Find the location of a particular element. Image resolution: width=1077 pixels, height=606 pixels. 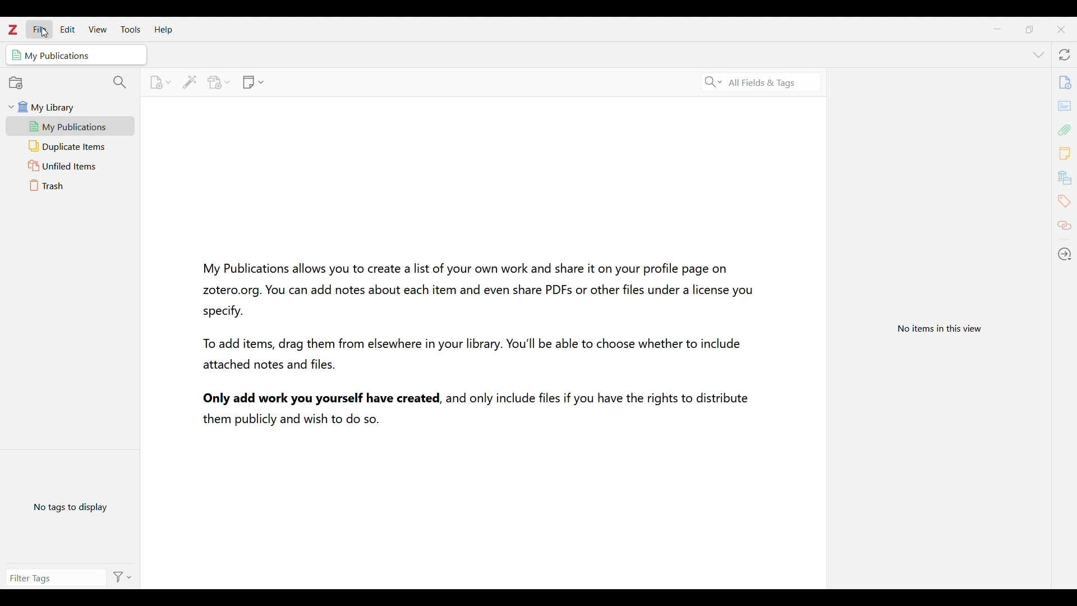

Selected search criteria is located at coordinates (762, 83).